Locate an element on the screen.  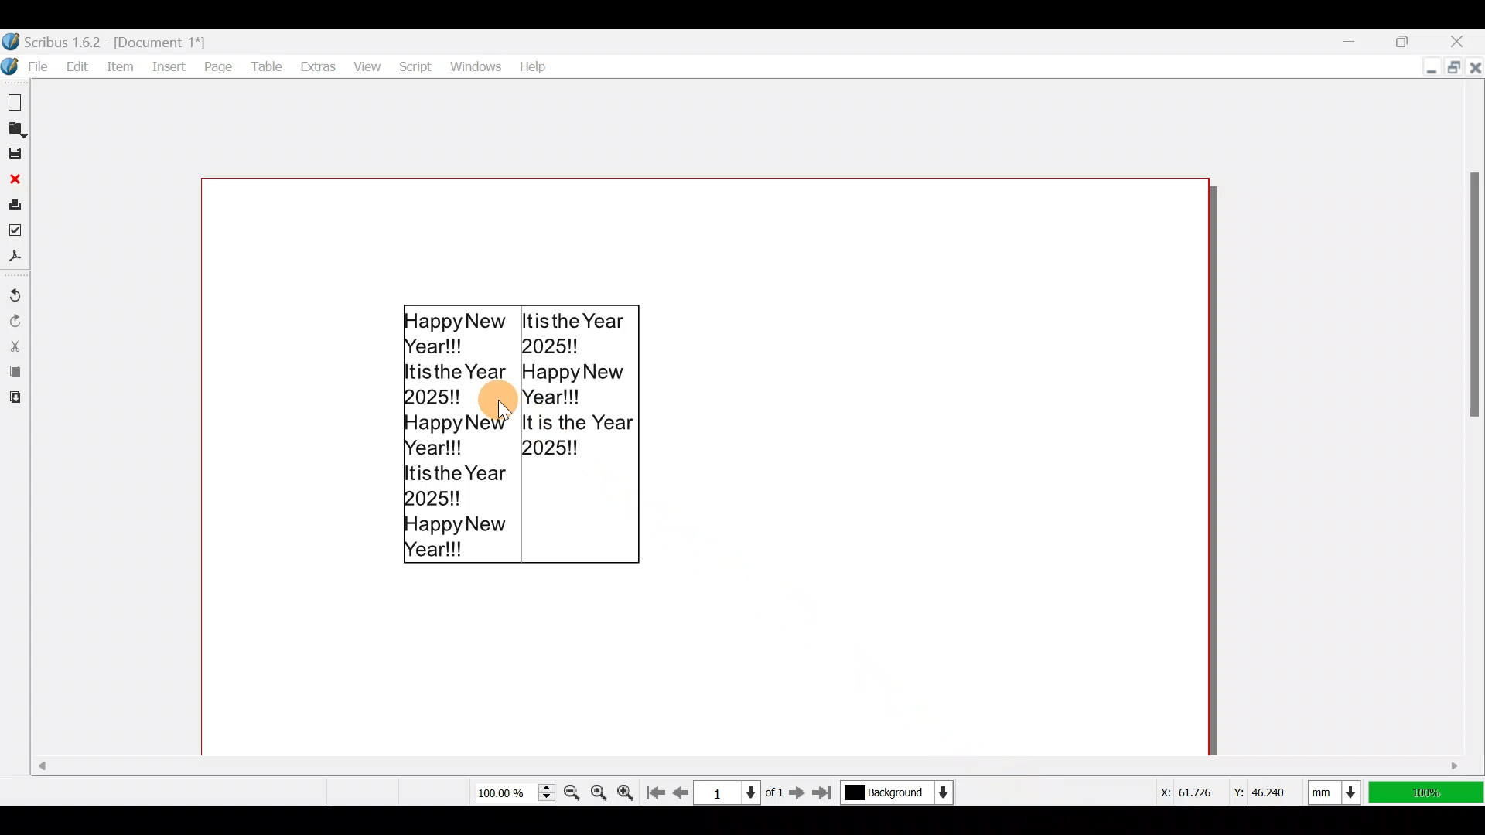
Happy New Year is located at coordinates (519, 435).